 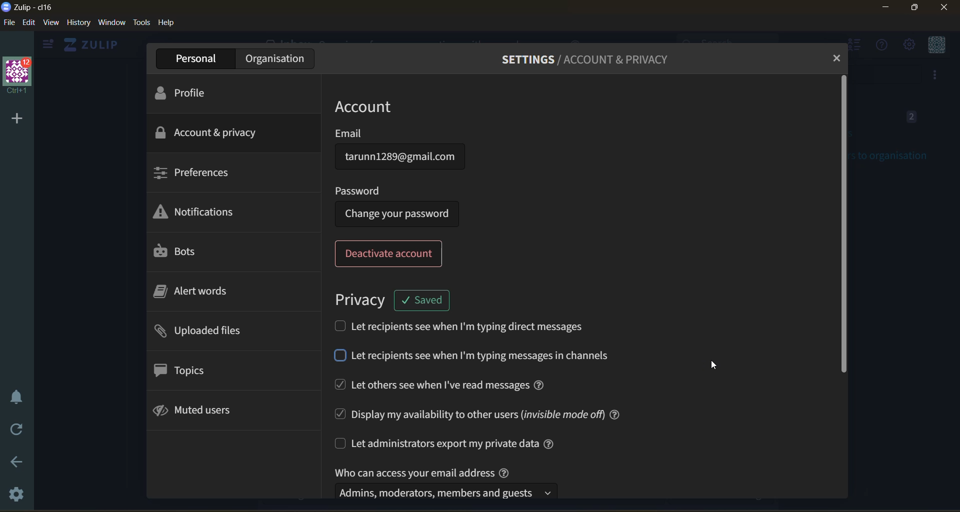 What do you see at coordinates (198, 412) in the screenshot?
I see `muted users` at bounding box center [198, 412].